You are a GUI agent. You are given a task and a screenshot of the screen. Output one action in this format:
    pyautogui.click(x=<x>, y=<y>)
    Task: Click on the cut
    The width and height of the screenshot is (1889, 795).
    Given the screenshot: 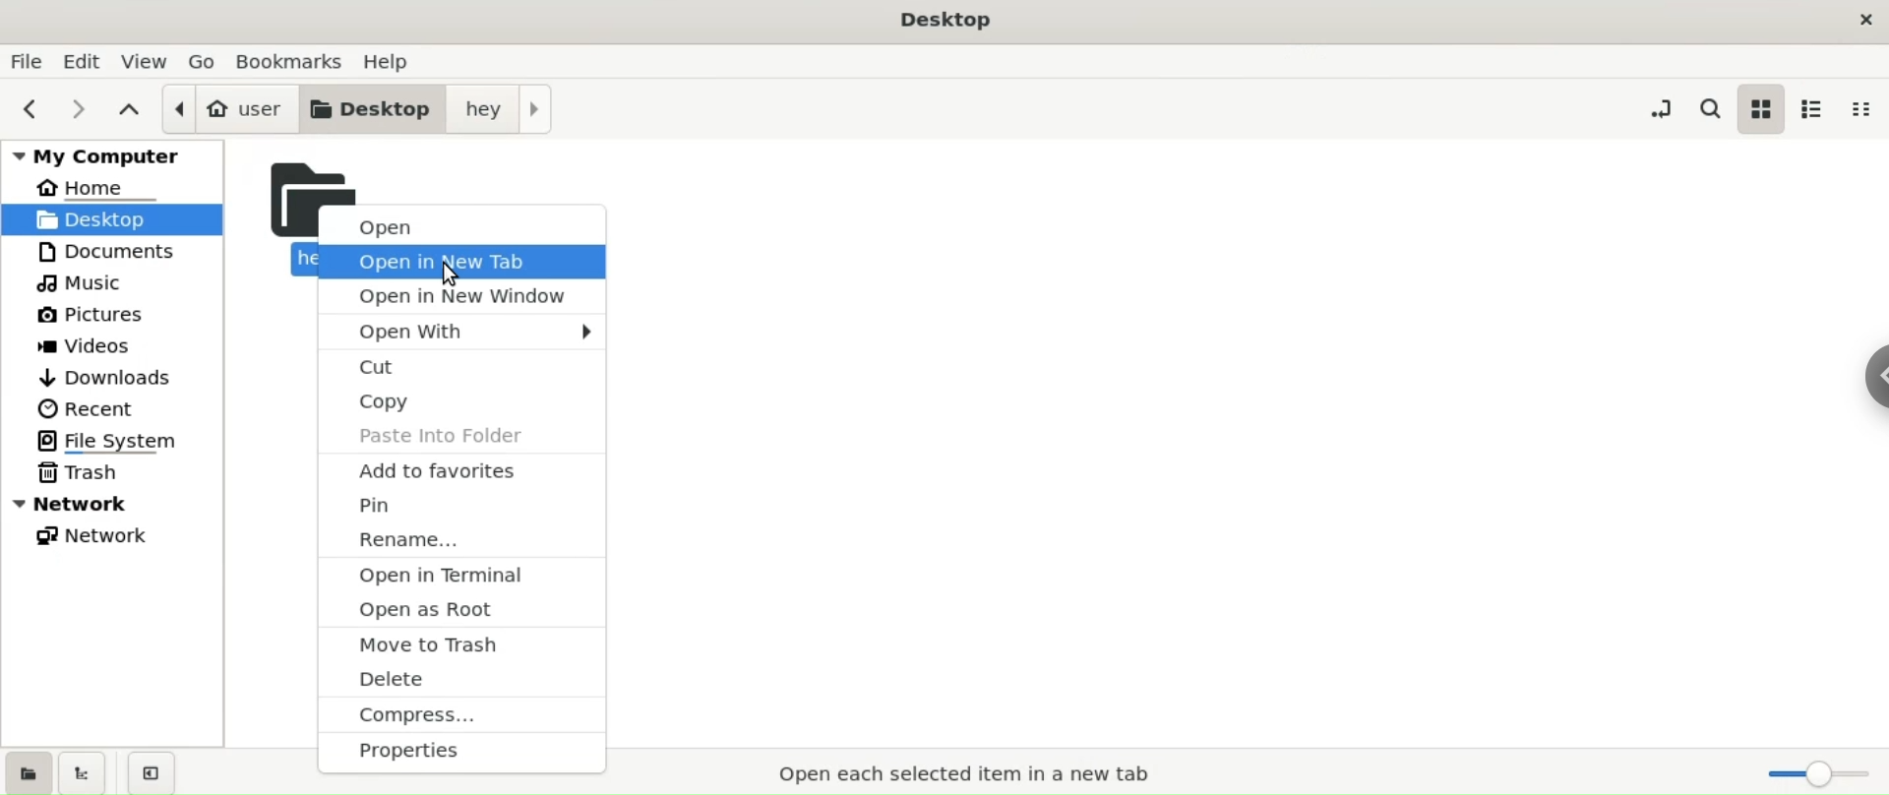 What is the action you would take?
    pyautogui.click(x=463, y=364)
    